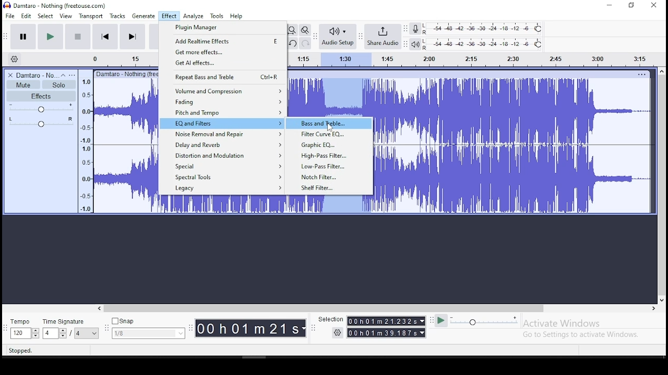 The image size is (668, 375). Describe the element at coordinates (484, 28) in the screenshot. I see `recording level` at that location.